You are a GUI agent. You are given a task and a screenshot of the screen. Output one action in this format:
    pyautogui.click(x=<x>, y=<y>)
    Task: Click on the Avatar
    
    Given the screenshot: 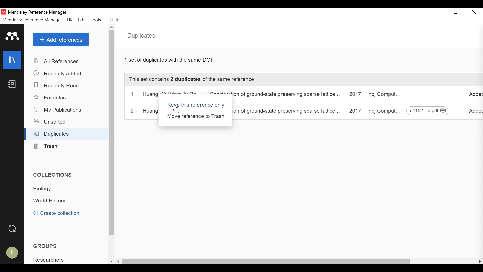 What is the action you would take?
    pyautogui.click(x=13, y=252)
    